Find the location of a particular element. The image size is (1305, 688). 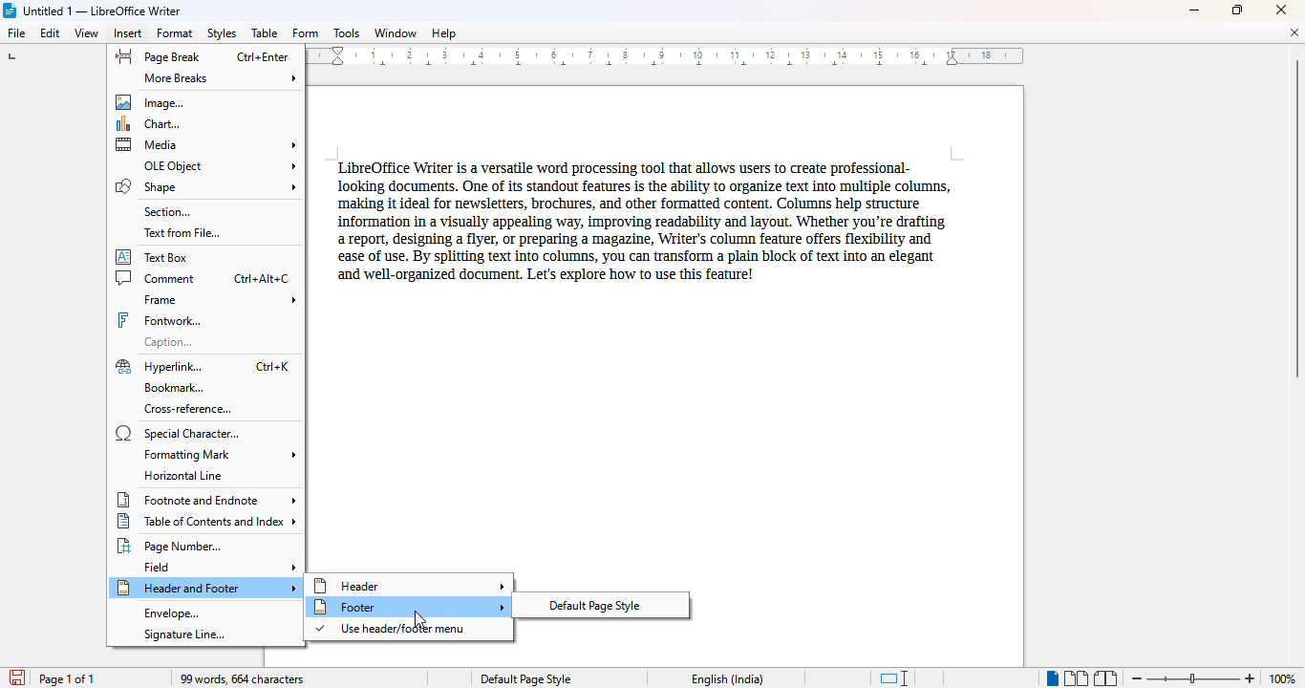

table of contents and index is located at coordinates (208, 521).